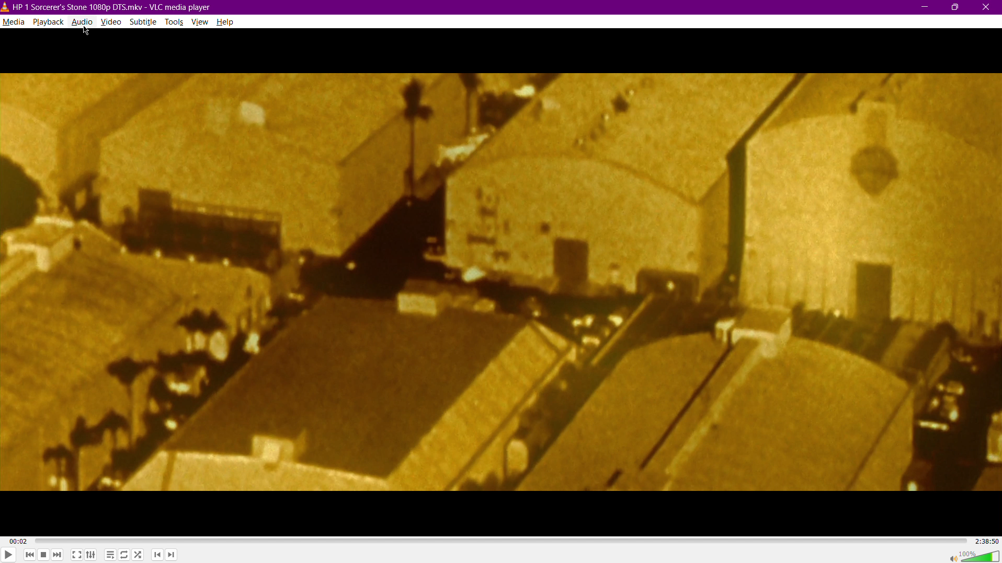 Image resolution: width=1002 pixels, height=563 pixels. I want to click on 00:02, so click(18, 542).